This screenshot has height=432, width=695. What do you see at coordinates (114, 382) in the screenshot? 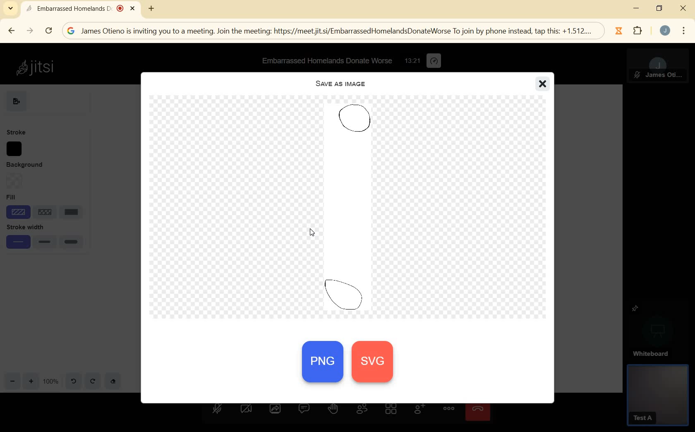
I see `eraser` at bounding box center [114, 382].